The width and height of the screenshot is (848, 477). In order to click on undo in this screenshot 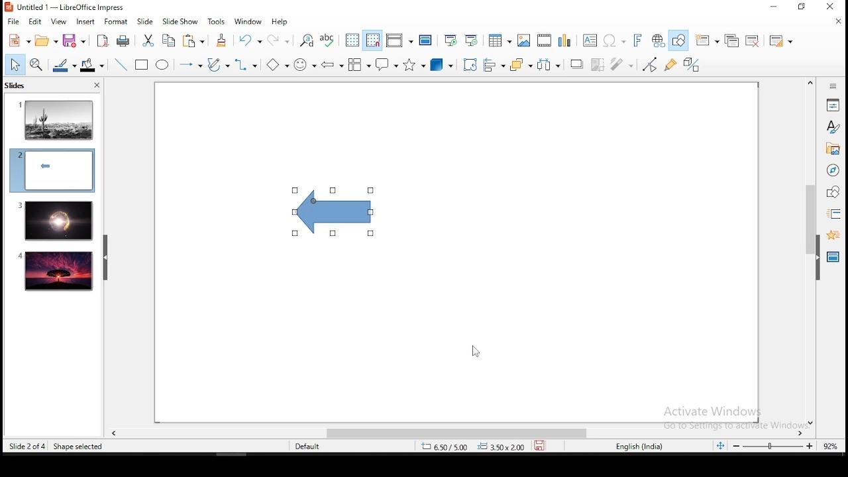, I will do `click(250, 40)`.